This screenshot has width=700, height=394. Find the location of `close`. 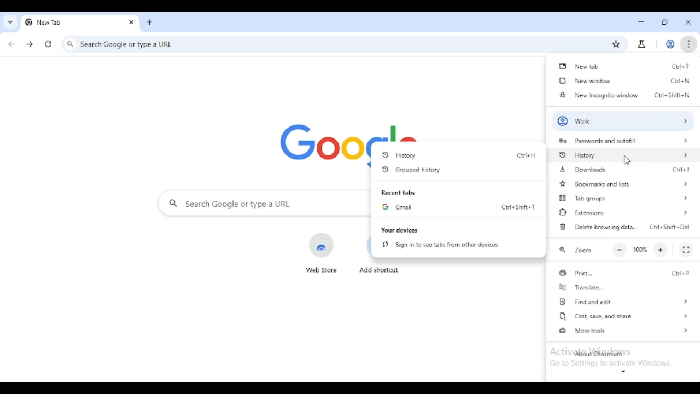

close is located at coordinates (689, 22).